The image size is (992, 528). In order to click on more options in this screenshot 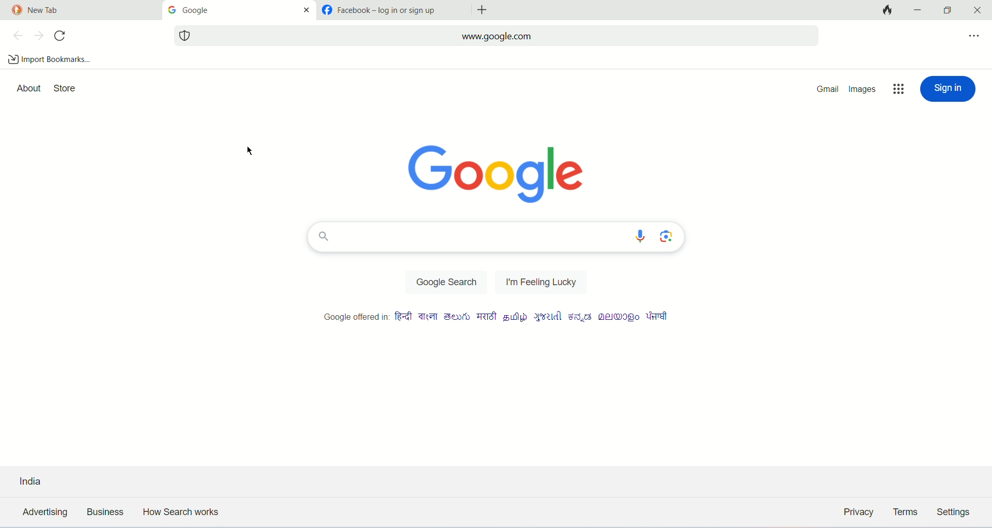, I will do `click(975, 40)`.